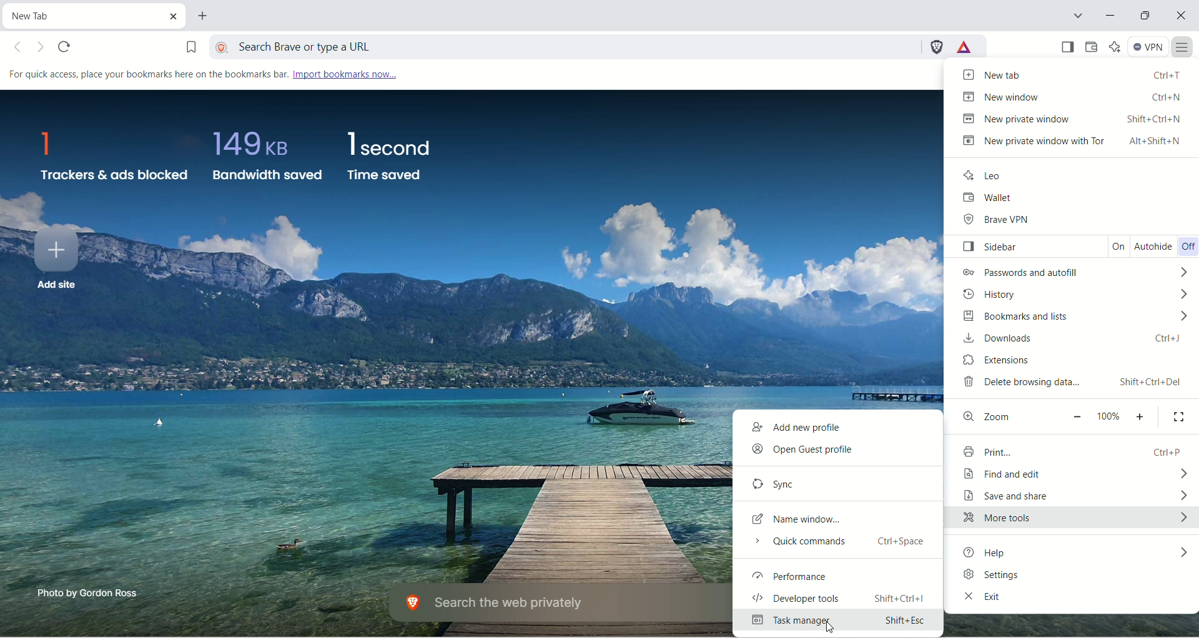 Image resolution: width=1199 pixels, height=638 pixels. Describe the element at coordinates (1074, 473) in the screenshot. I see `find and edit` at that location.